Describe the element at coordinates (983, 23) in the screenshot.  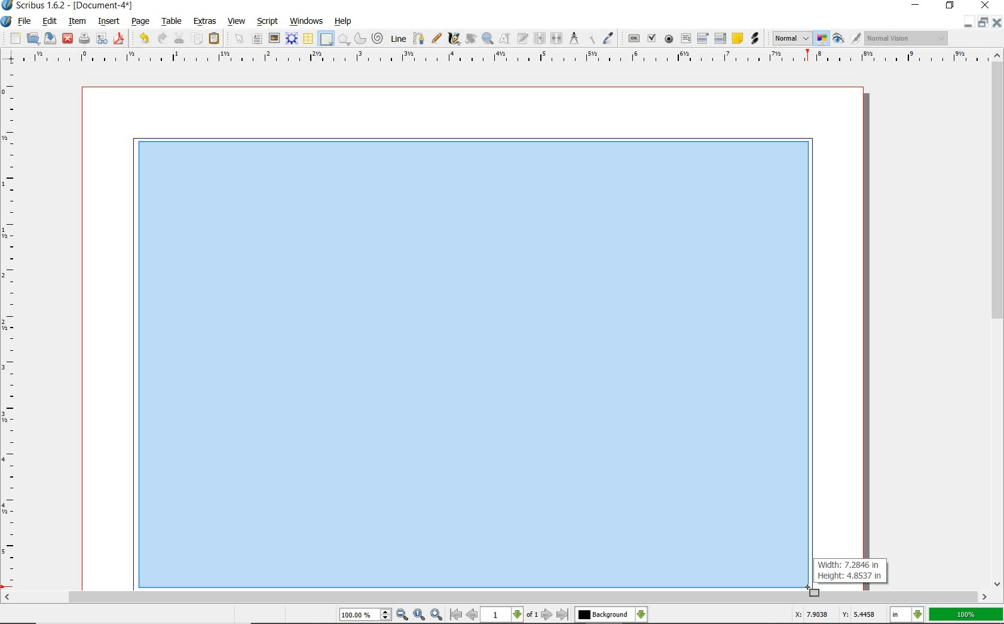
I see `restore` at that location.